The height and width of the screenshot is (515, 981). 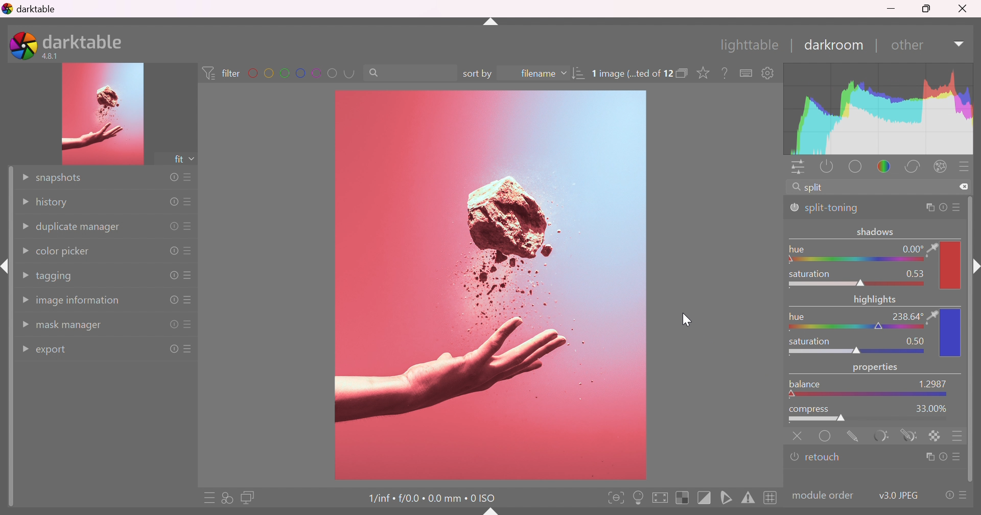 I want to click on snapshots, so click(x=61, y=179).